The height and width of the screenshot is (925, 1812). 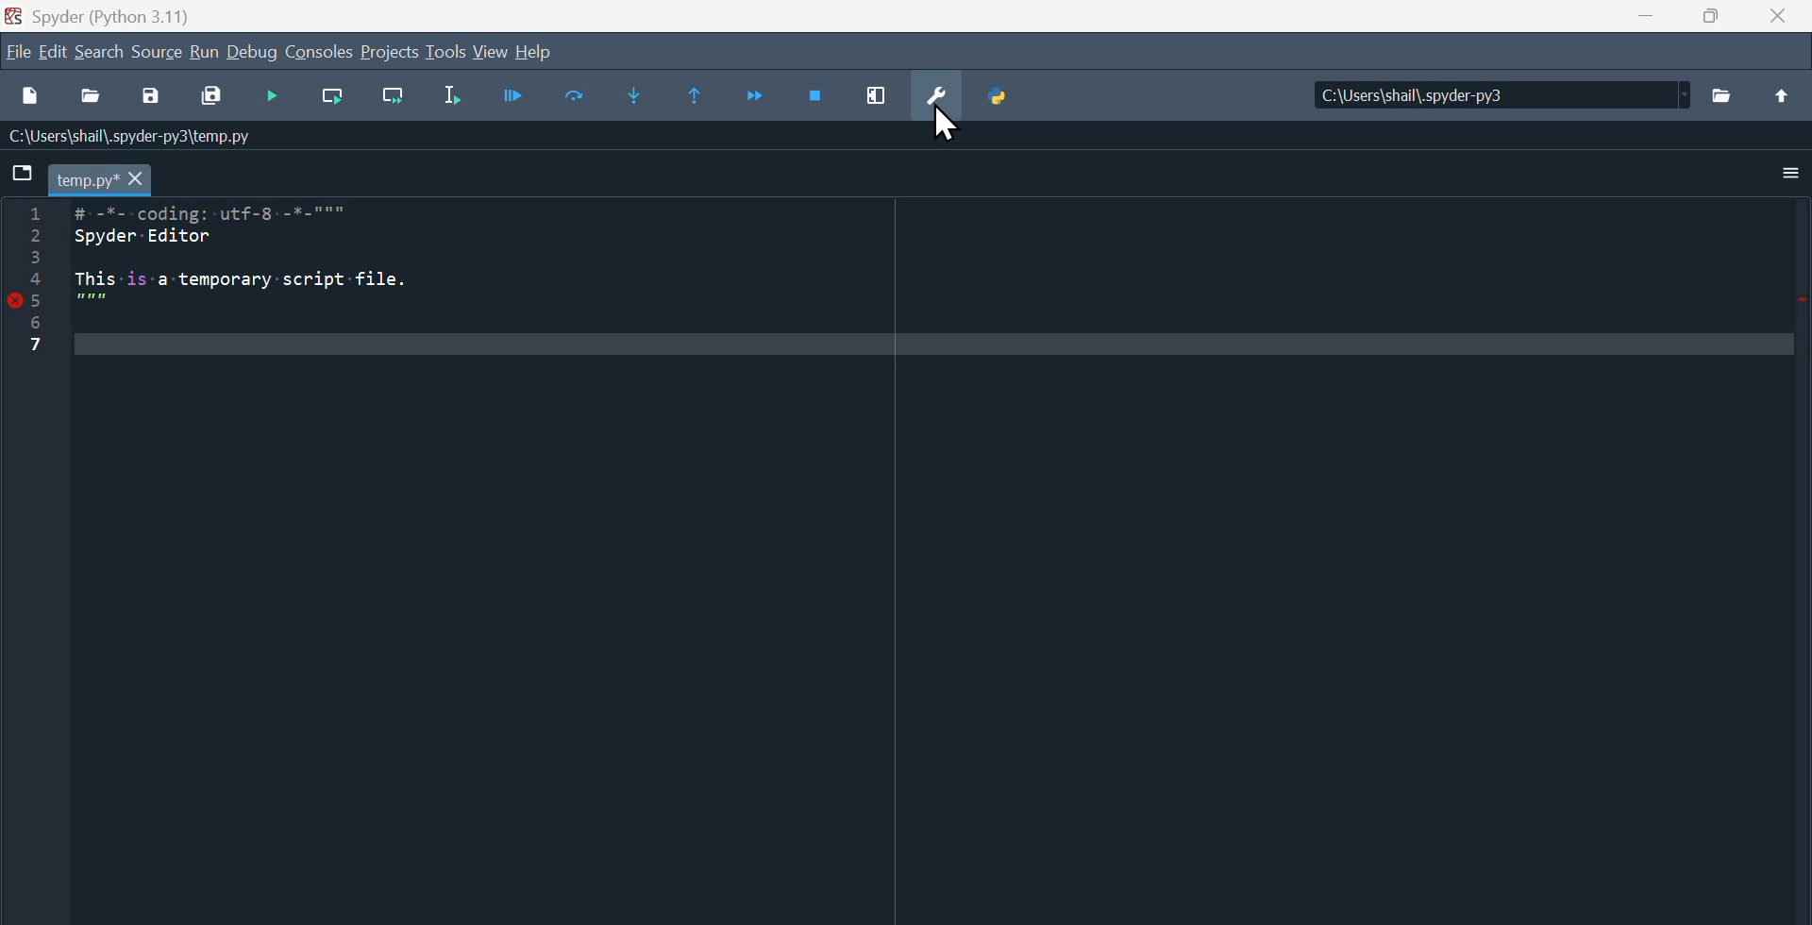 What do you see at coordinates (293, 281) in the screenshot?
I see `Code - # -*- coding: utf-8 -*-""" Spyder Editor This is a temporary script file` at bounding box center [293, 281].